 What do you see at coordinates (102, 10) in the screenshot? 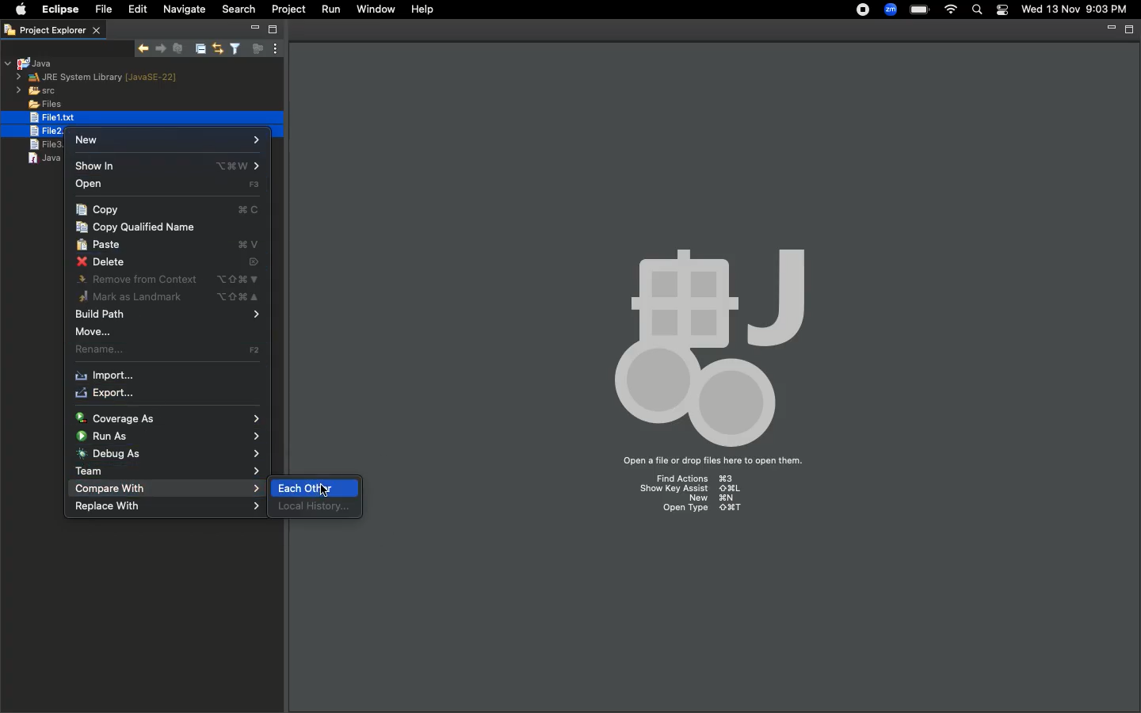
I see `File` at bounding box center [102, 10].